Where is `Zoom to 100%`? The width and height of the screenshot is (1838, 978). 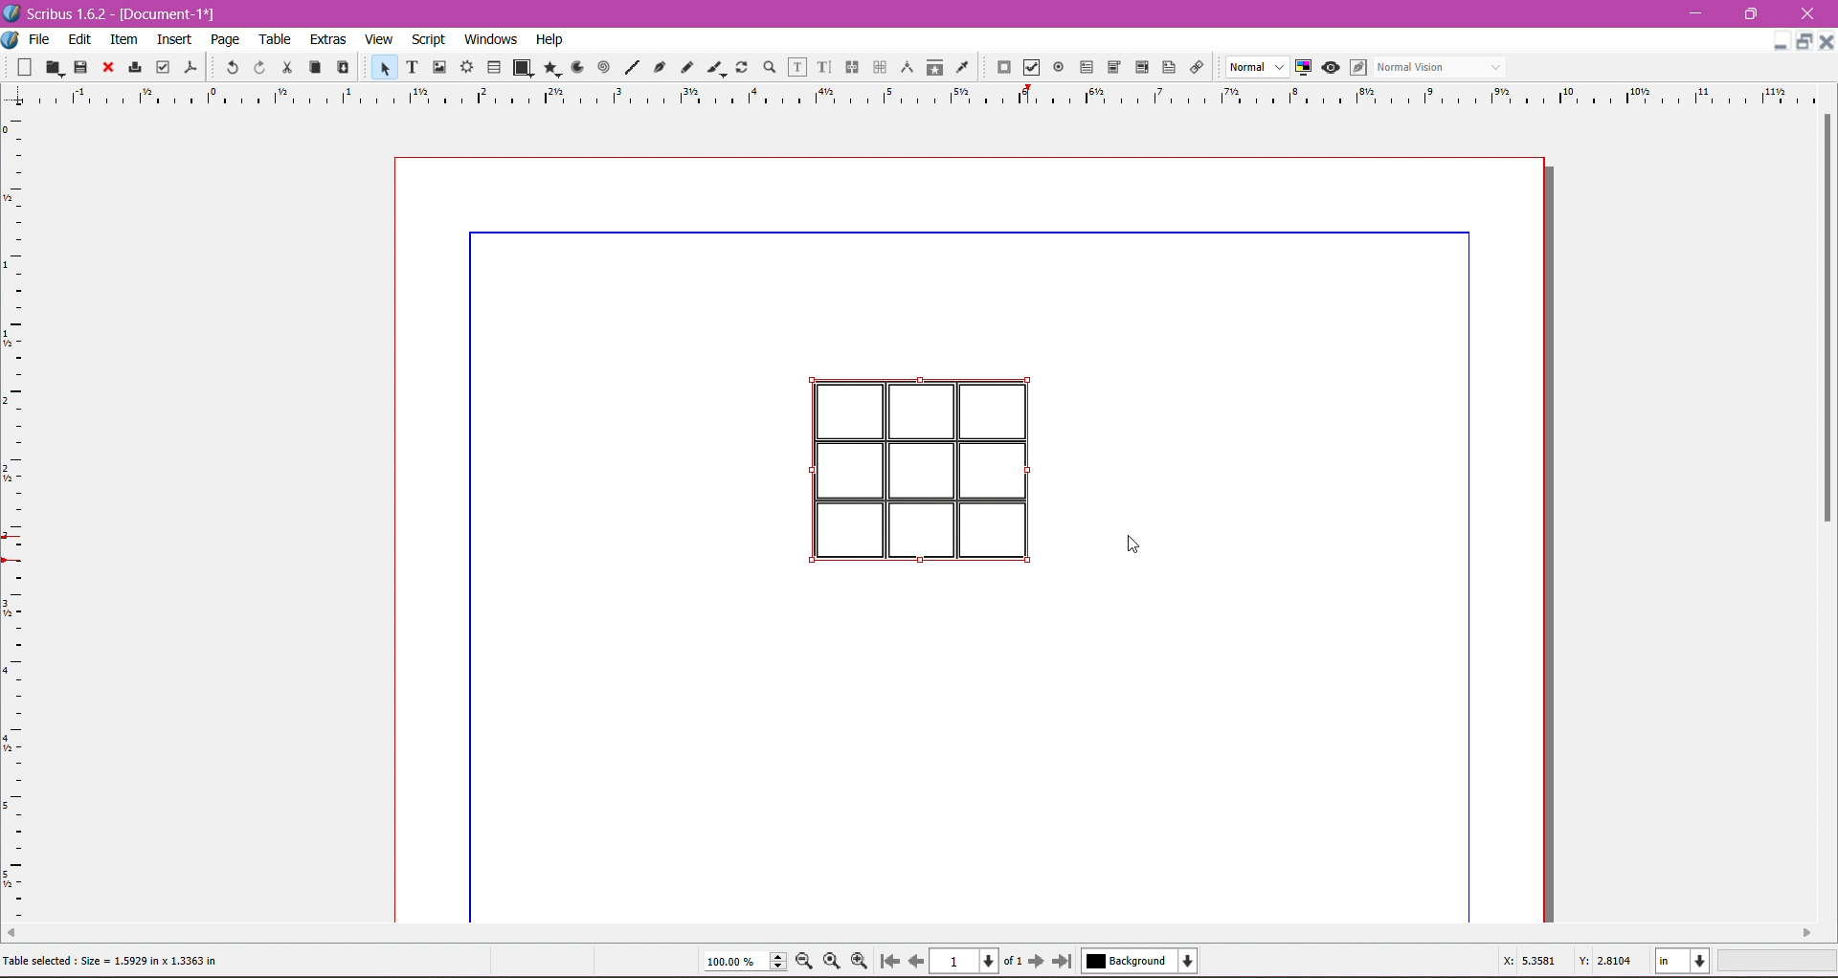 Zoom to 100% is located at coordinates (834, 962).